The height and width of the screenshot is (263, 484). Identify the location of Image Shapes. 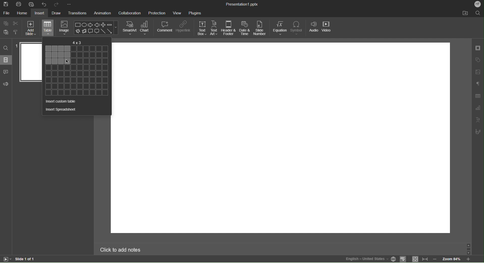
(96, 28).